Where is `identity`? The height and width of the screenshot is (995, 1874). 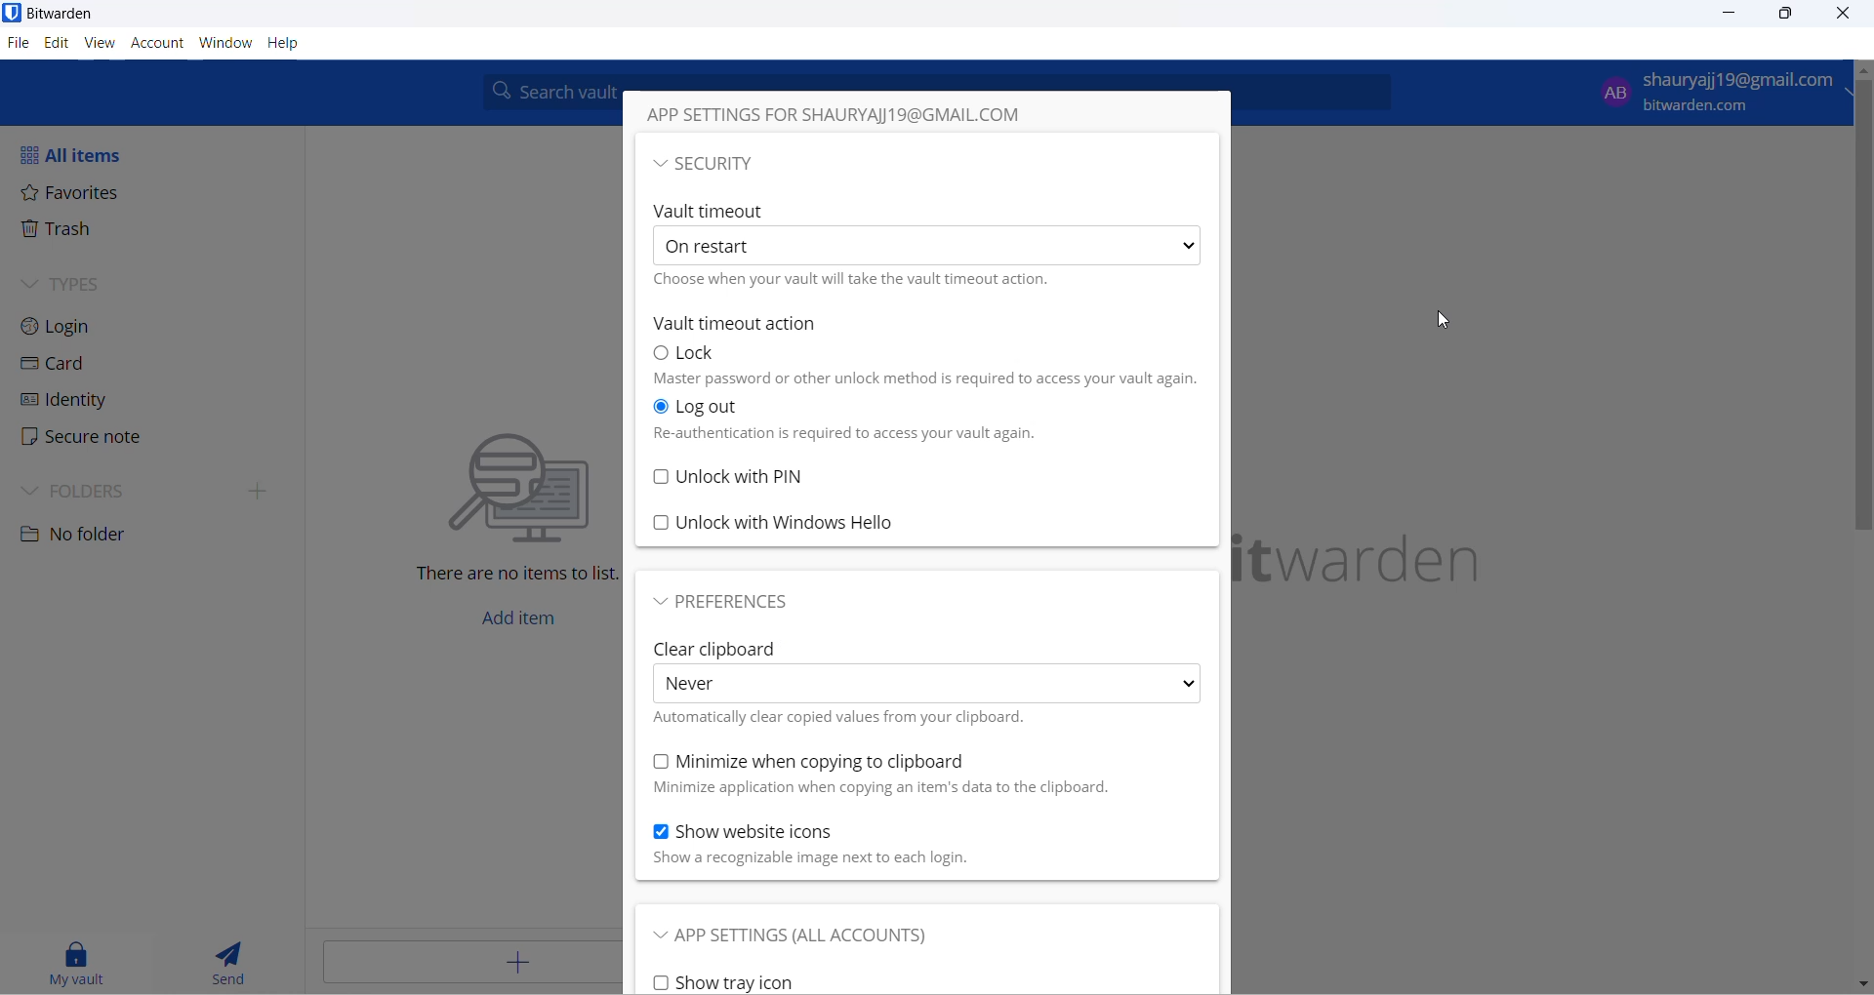
identity is located at coordinates (65, 402).